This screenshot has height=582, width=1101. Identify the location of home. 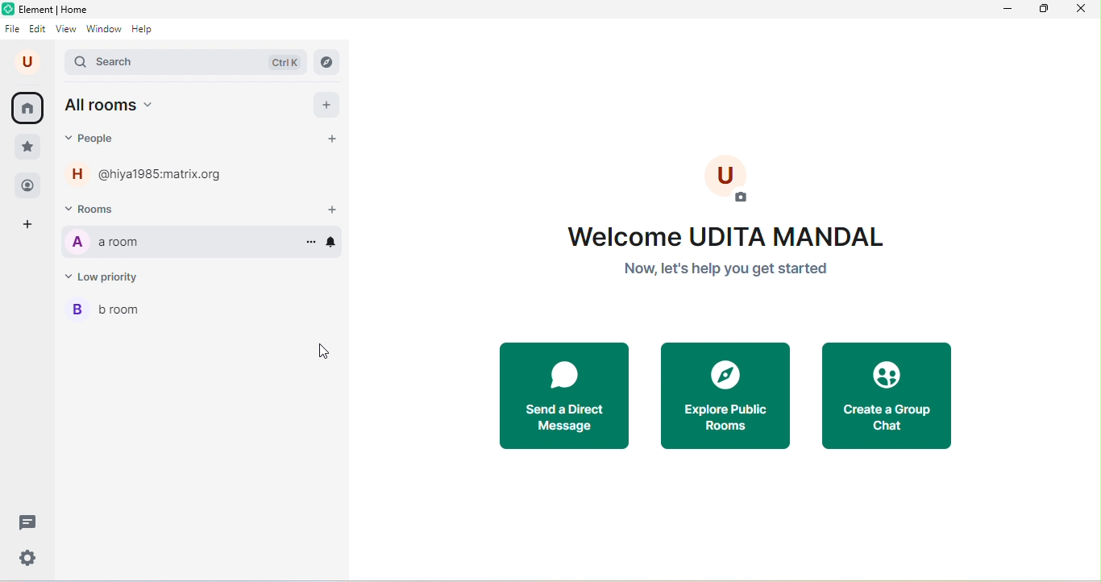
(27, 107).